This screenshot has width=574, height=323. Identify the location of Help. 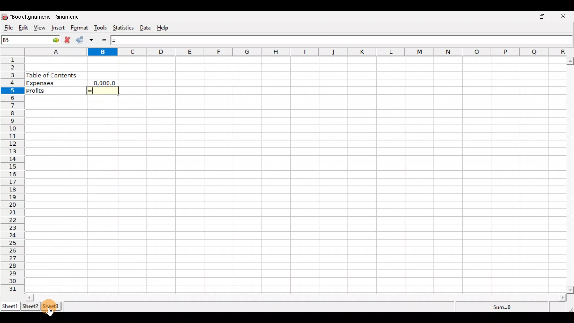
(166, 28).